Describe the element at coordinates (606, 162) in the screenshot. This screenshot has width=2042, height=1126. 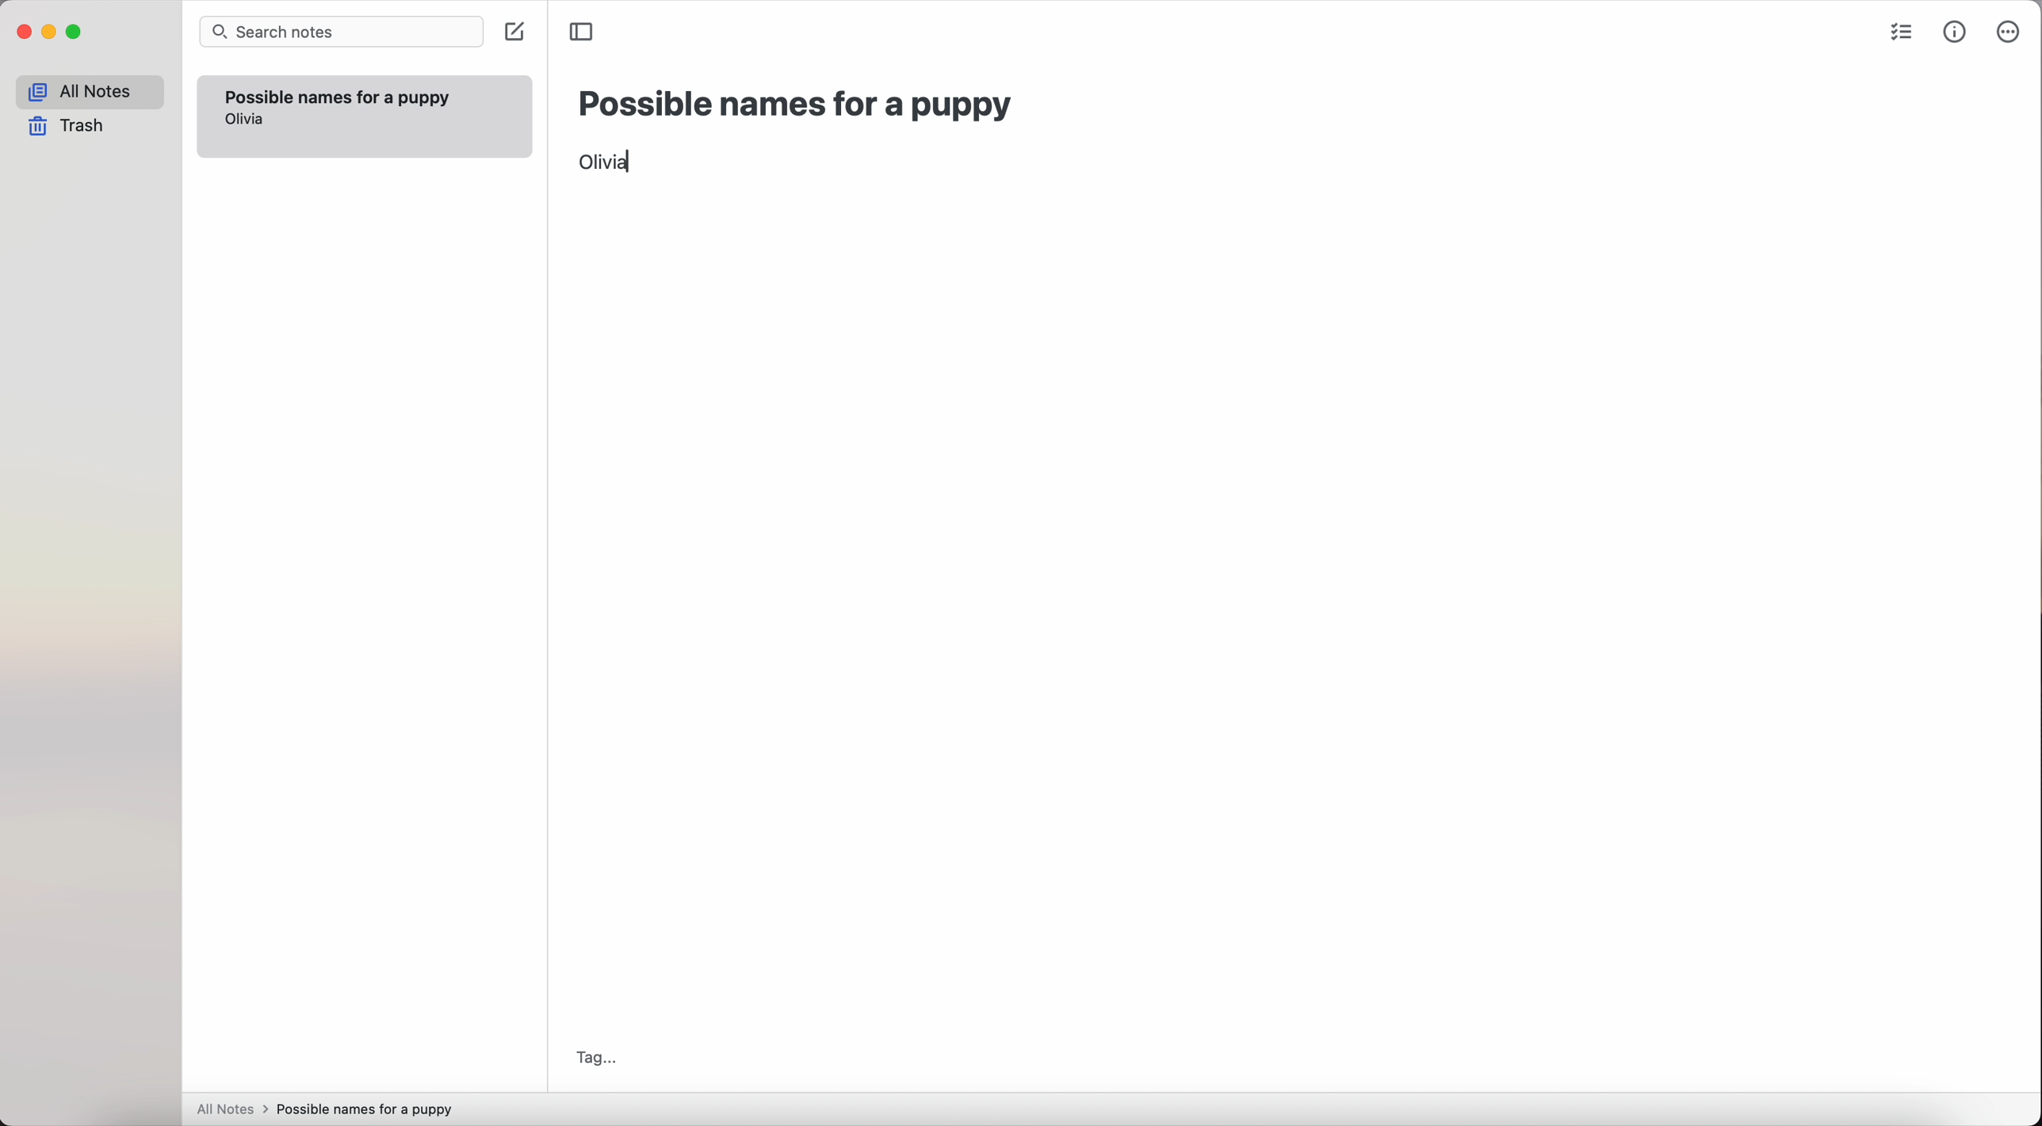
I see `Olivia` at that location.